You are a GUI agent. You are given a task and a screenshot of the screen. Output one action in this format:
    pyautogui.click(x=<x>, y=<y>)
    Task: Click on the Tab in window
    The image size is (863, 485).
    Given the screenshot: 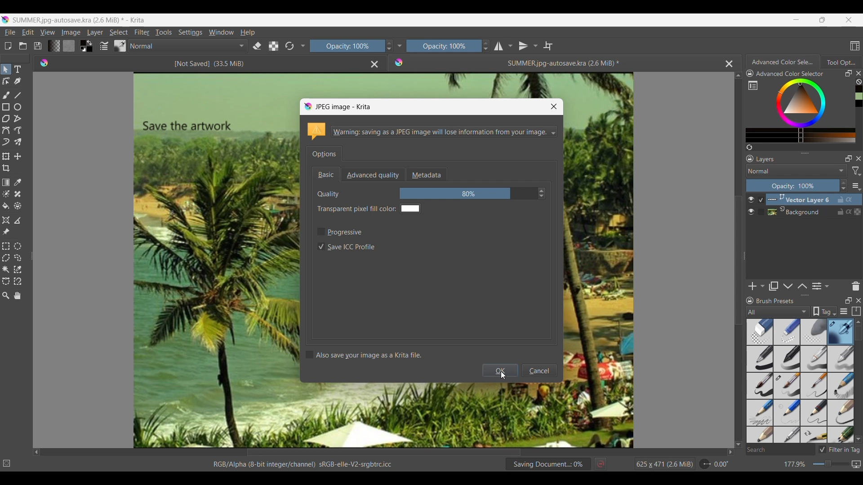 What is the action you would take?
    pyautogui.click(x=324, y=153)
    